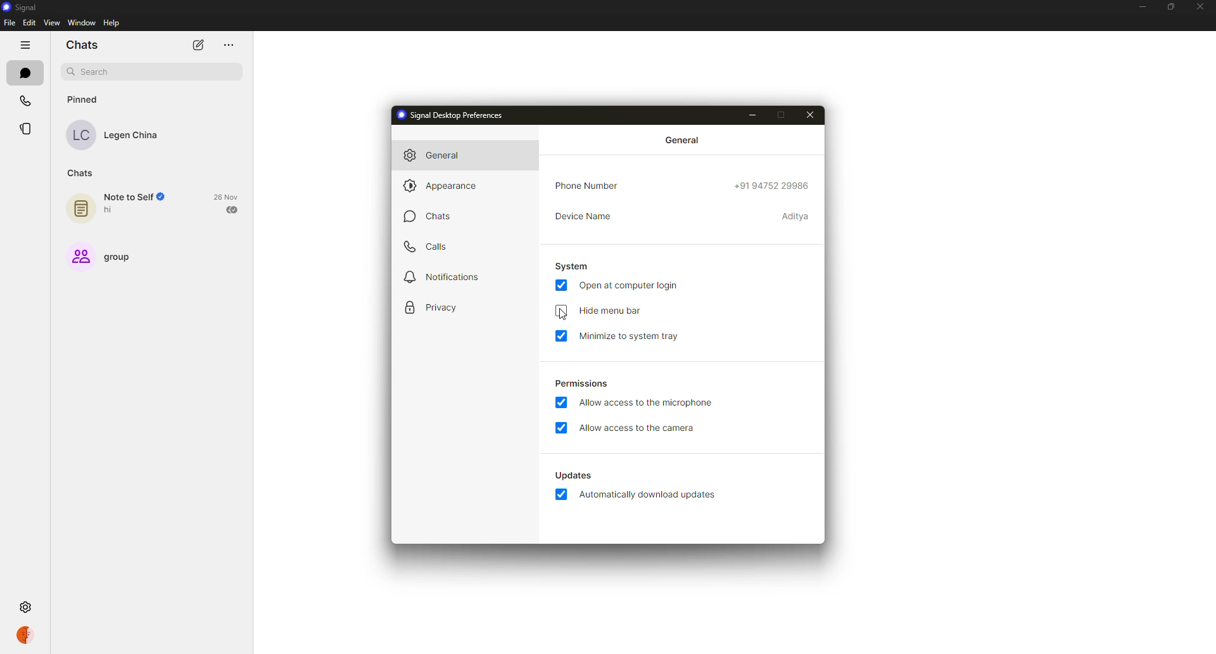 The image size is (1216, 654). Describe the element at coordinates (1139, 6) in the screenshot. I see `minimize` at that location.